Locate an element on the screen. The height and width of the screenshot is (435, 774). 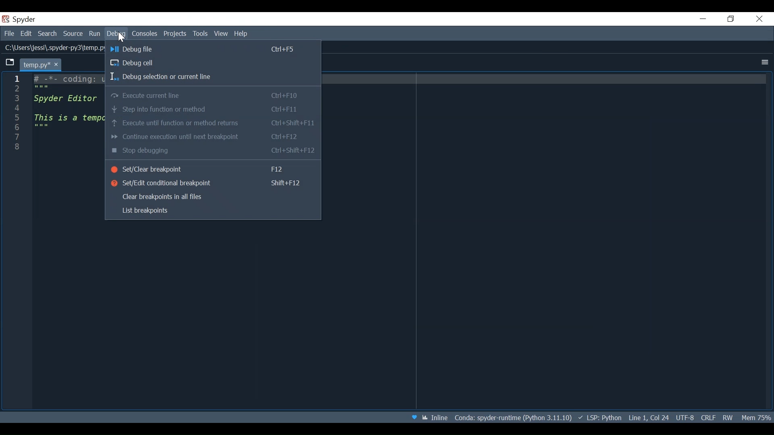
Help Spyder is located at coordinates (414, 417).